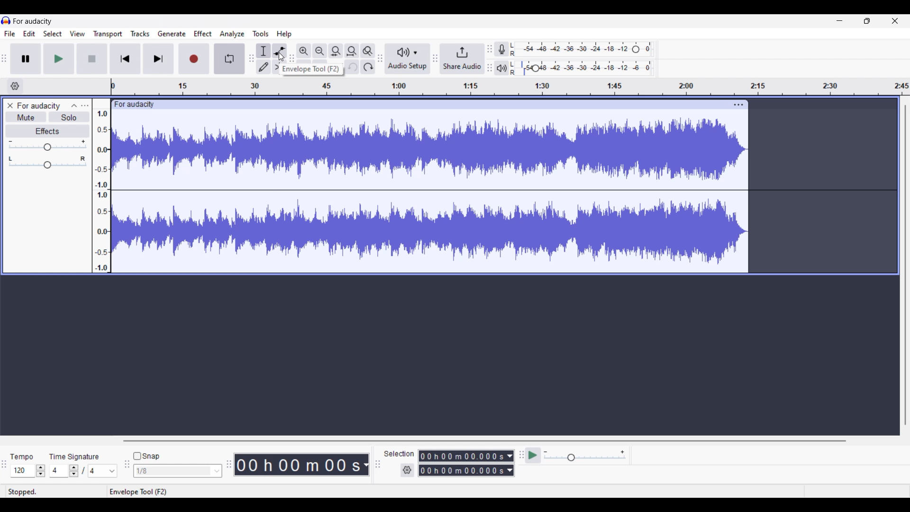 The image size is (910, 512). Describe the element at coordinates (264, 51) in the screenshot. I see `Selection tool` at that location.